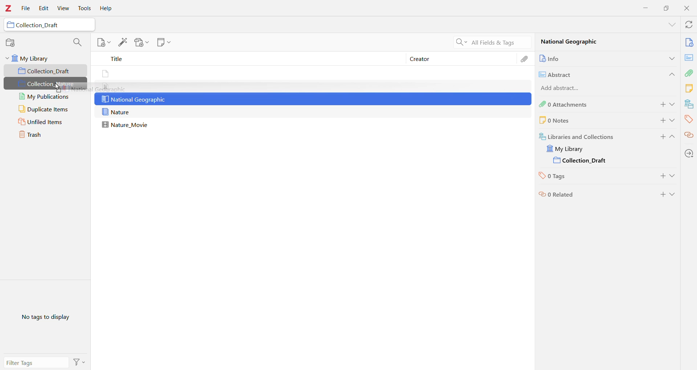  Describe the element at coordinates (662, 177) in the screenshot. I see `Add` at that location.